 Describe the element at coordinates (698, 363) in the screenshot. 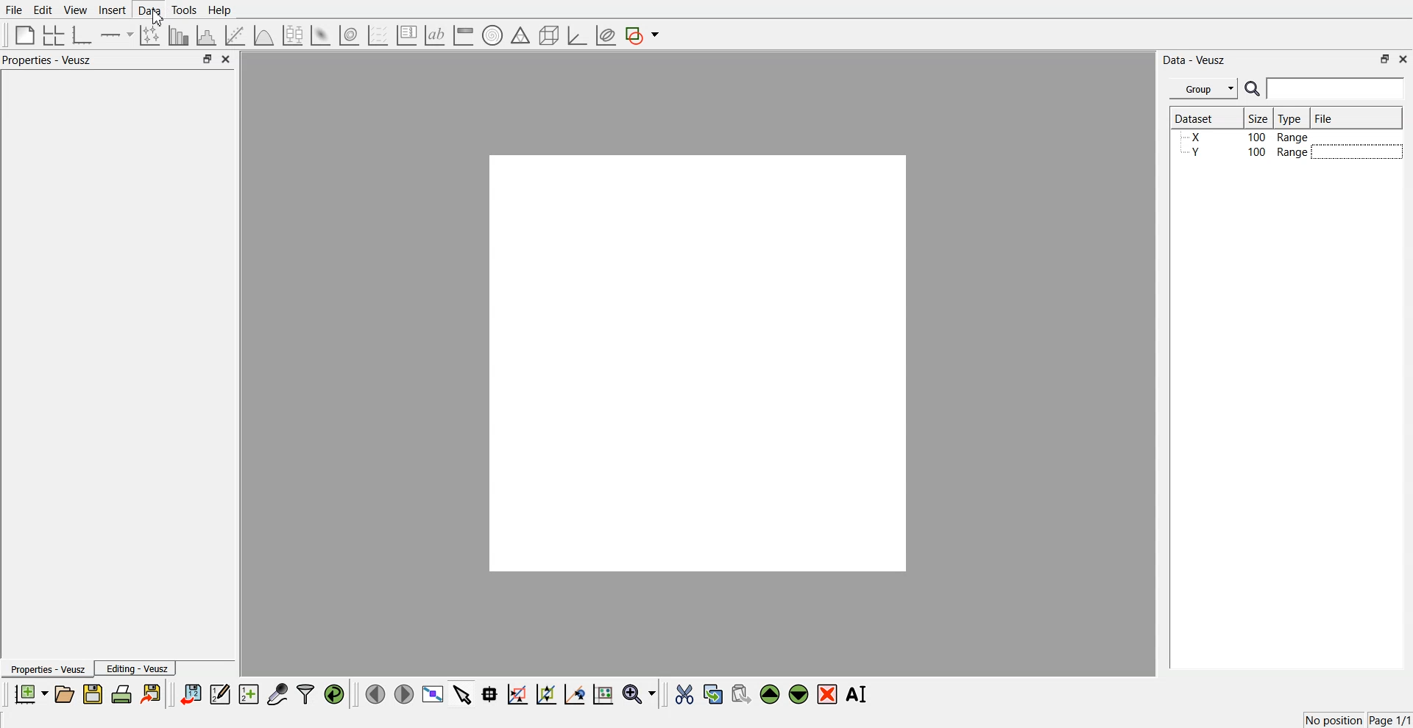

I see `Preview window` at that location.